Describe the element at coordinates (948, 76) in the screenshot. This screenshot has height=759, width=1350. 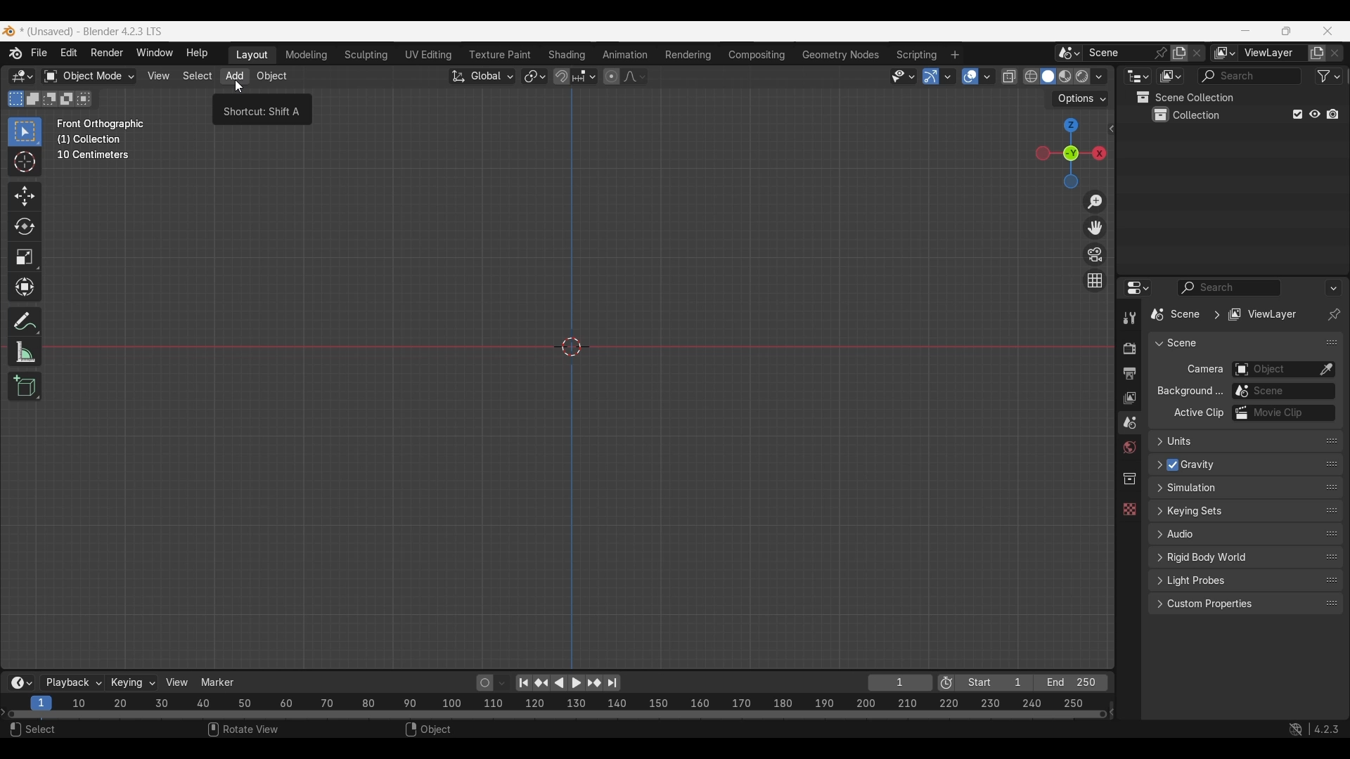
I see `Gizmos` at that location.